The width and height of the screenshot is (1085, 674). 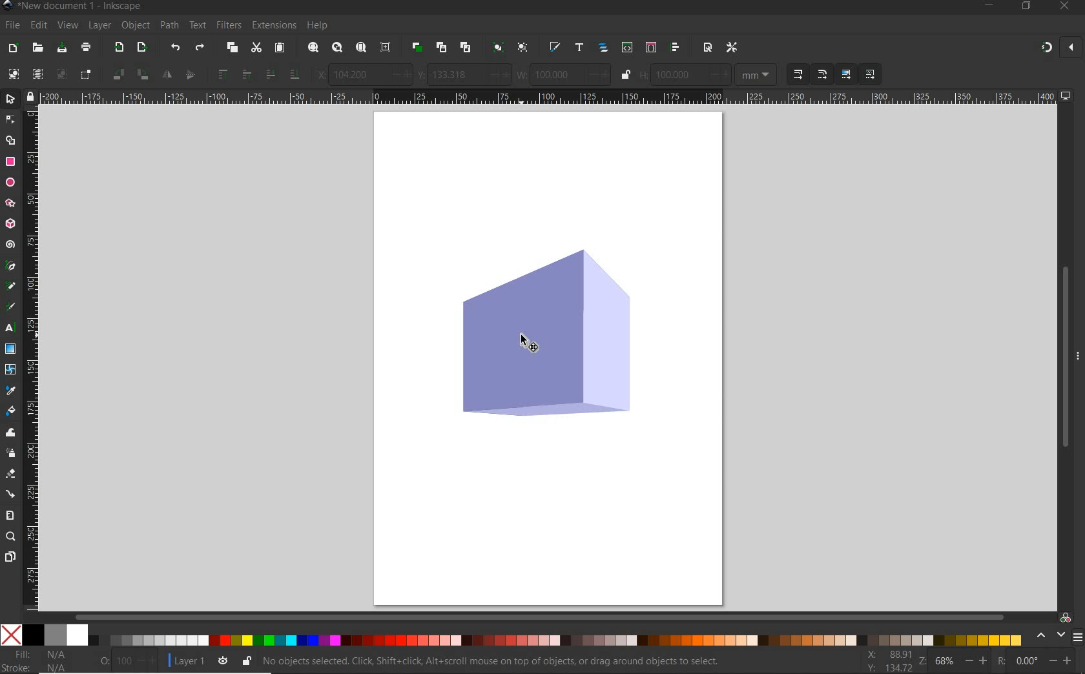 What do you see at coordinates (871, 75) in the screenshot?
I see `MOVE PATTERNS` at bounding box center [871, 75].